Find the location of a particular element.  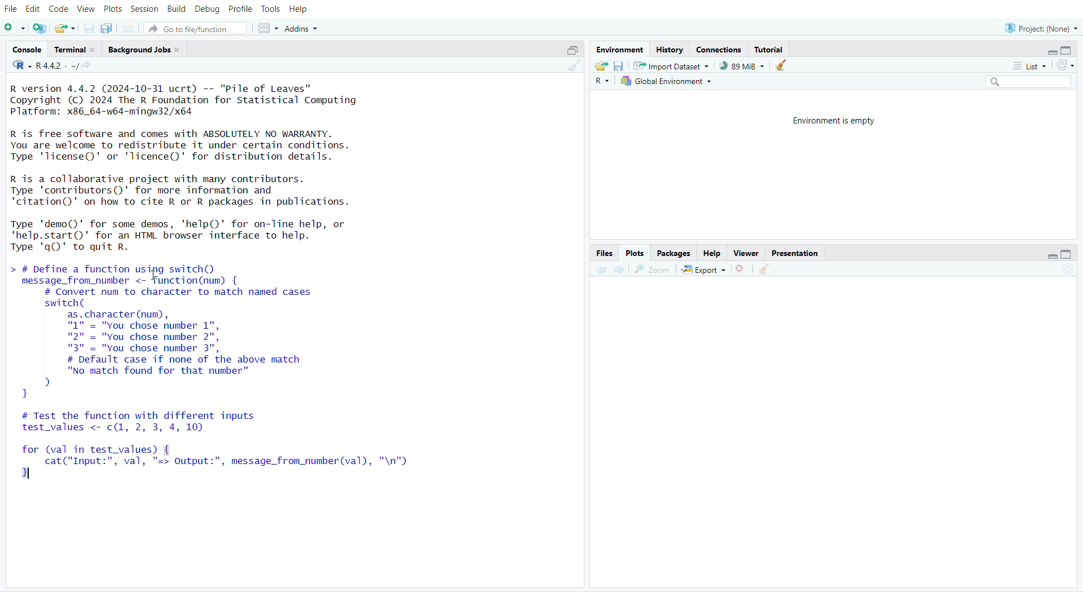

R 4.4.2~/ is located at coordinates (56, 67).